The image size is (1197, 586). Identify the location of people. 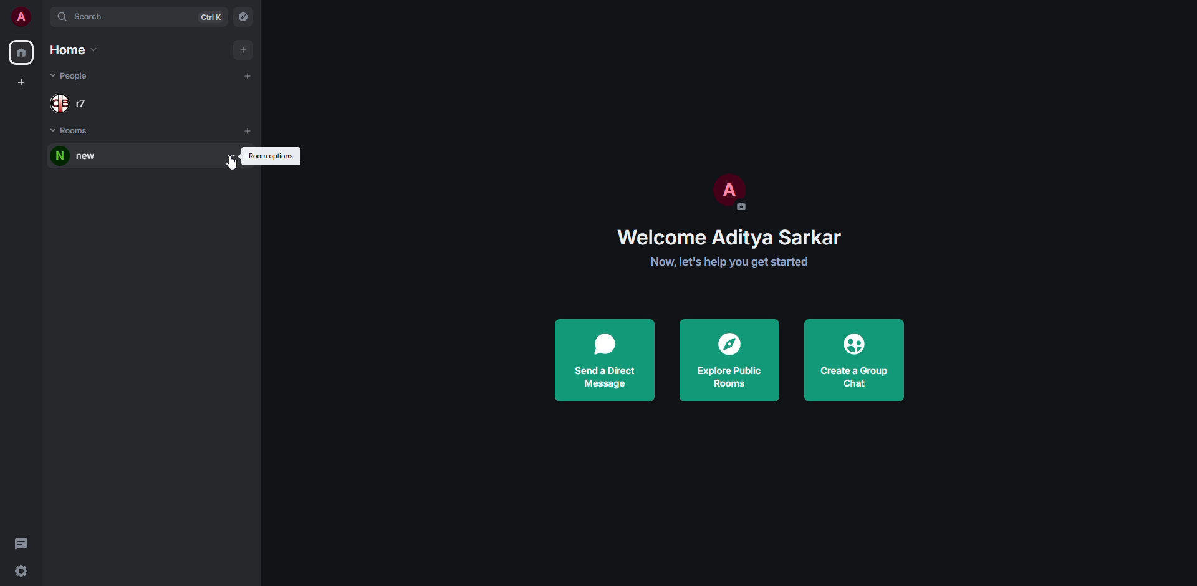
(72, 100).